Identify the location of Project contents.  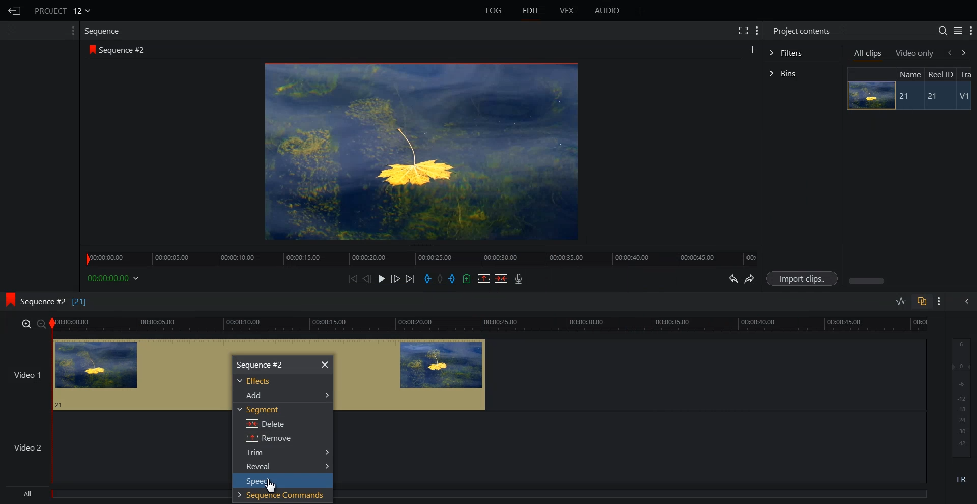
(800, 30).